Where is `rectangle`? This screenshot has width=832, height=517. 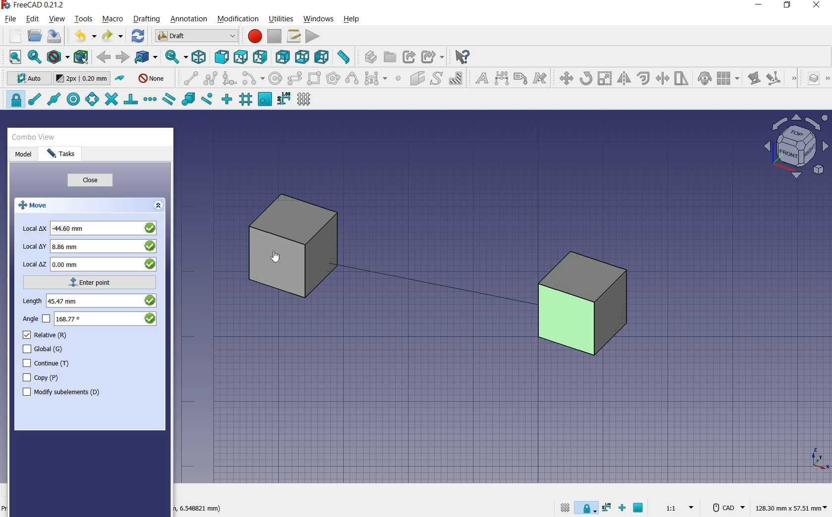 rectangle is located at coordinates (315, 78).